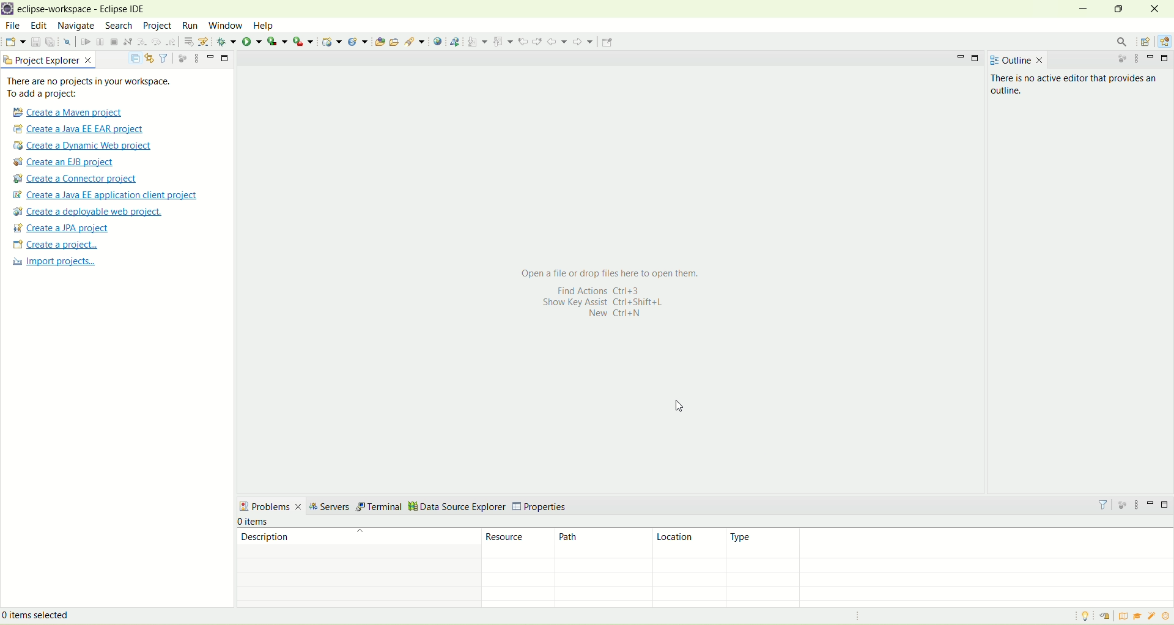 Image resolution: width=1174 pixels, height=625 pixels. Describe the element at coordinates (427, 42) in the screenshot. I see `open type` at that location.